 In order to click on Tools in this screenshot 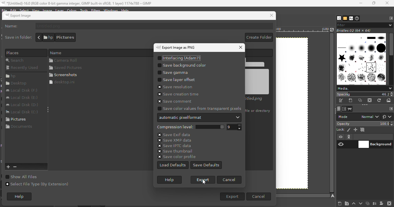, I will do `click(84, 10)`.